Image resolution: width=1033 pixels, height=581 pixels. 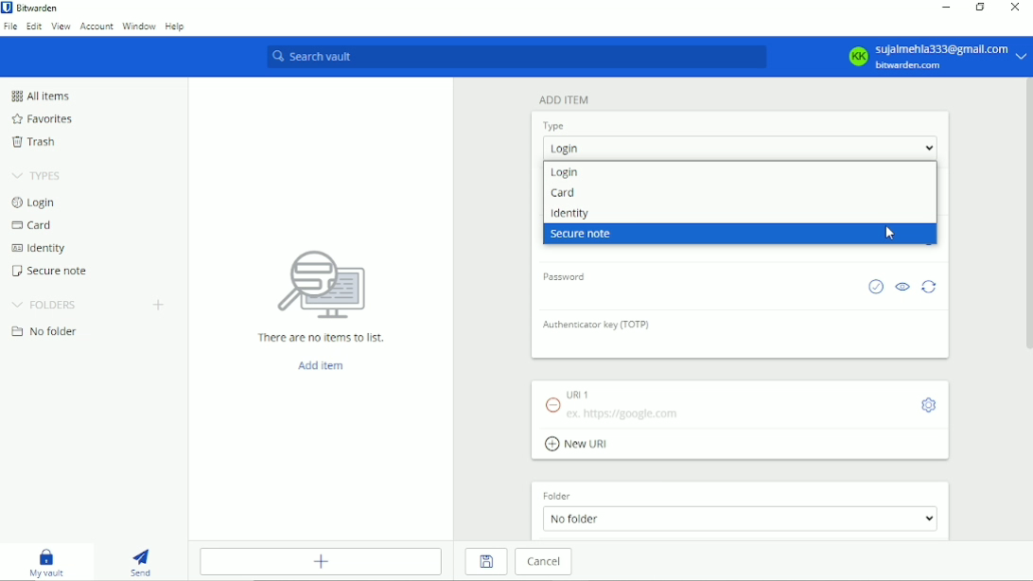 I want to click on Type, so click(x=556, y=125).